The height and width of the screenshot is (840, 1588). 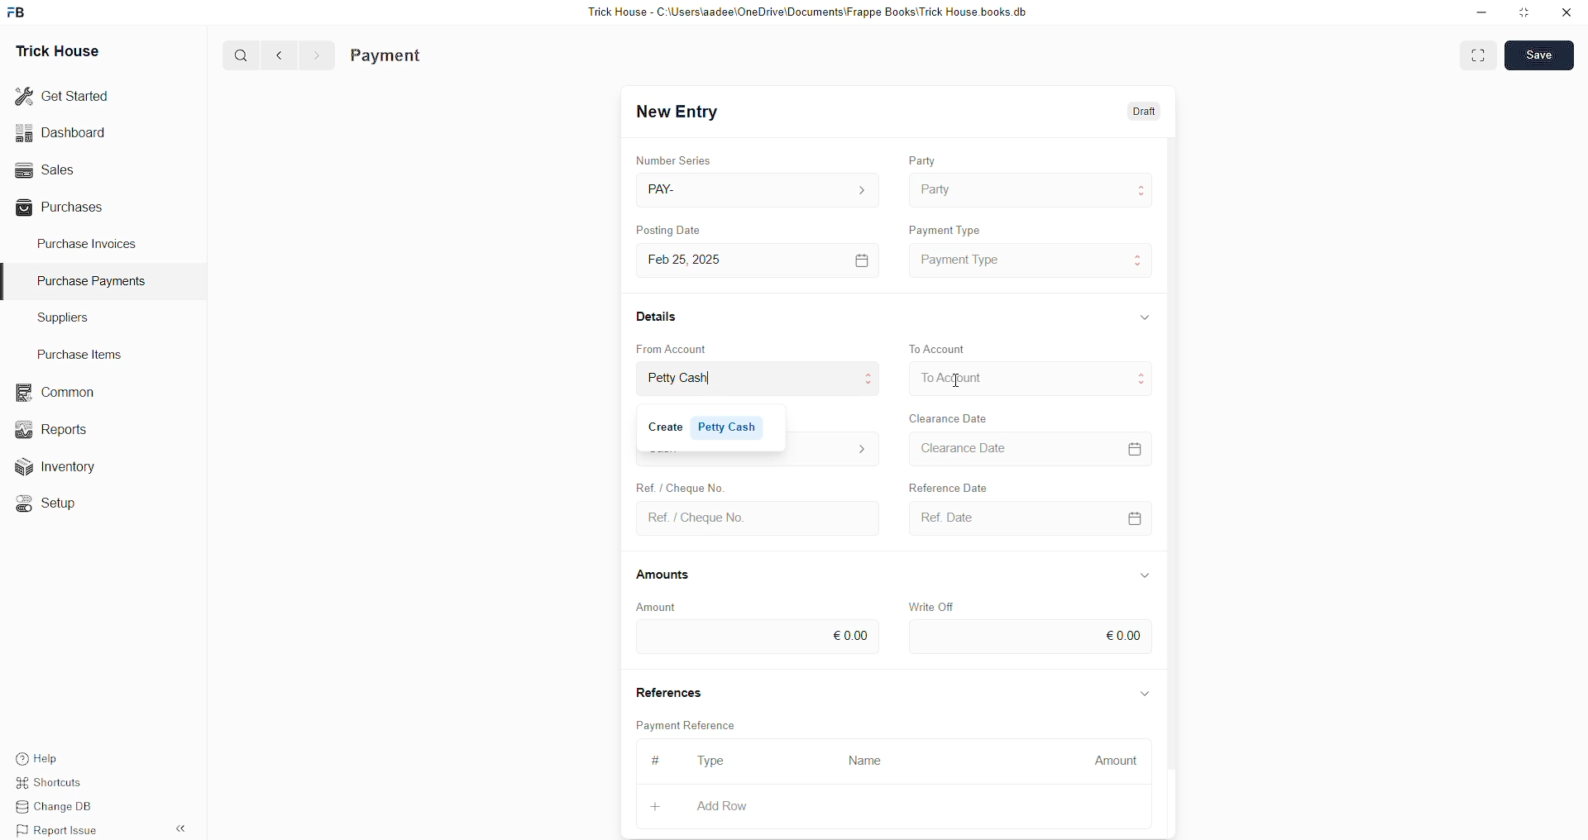 I want to click on Shortcuts, so click(x=59, y=785).